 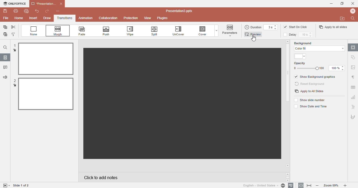 I want to click on Signature setting, so click(x=353, y=116).